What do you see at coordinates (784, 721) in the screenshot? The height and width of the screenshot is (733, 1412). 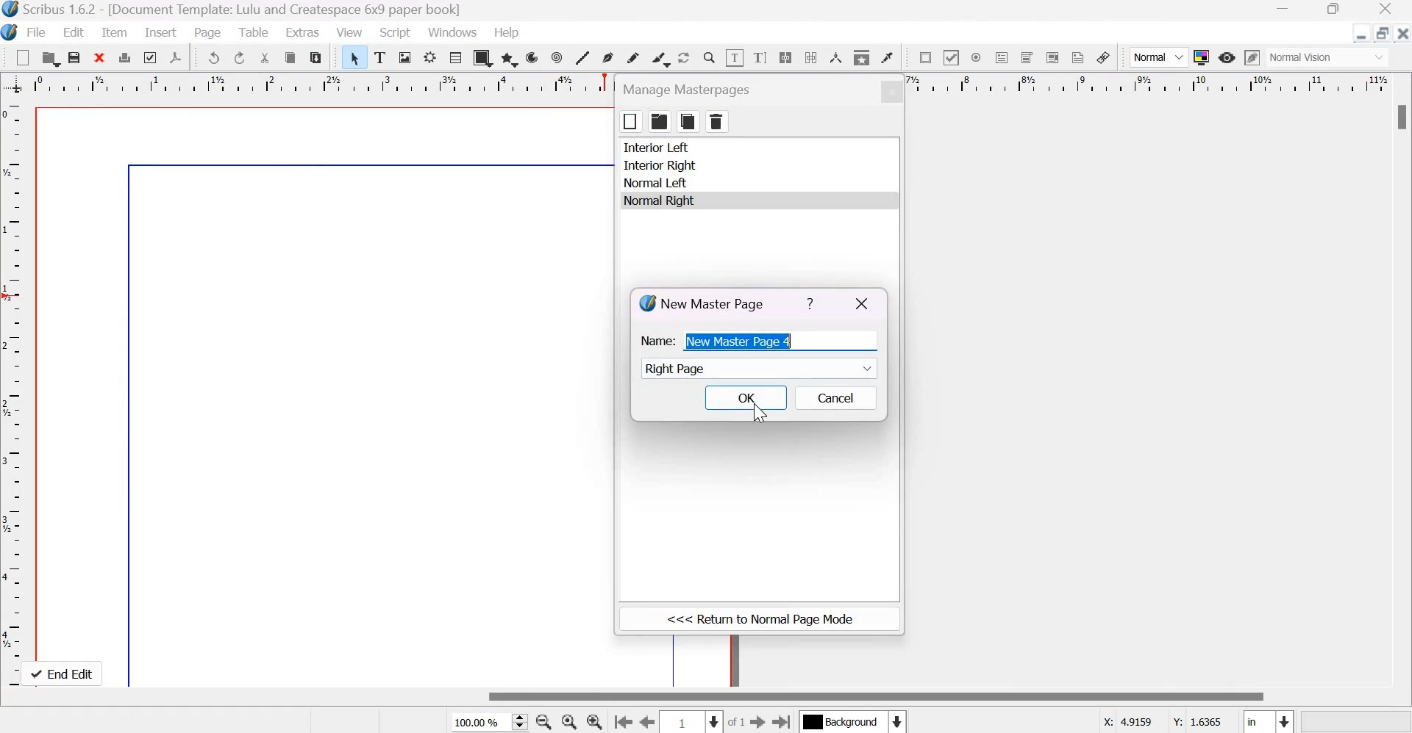 I see `Go the last page` at bounding box center [784, 721].